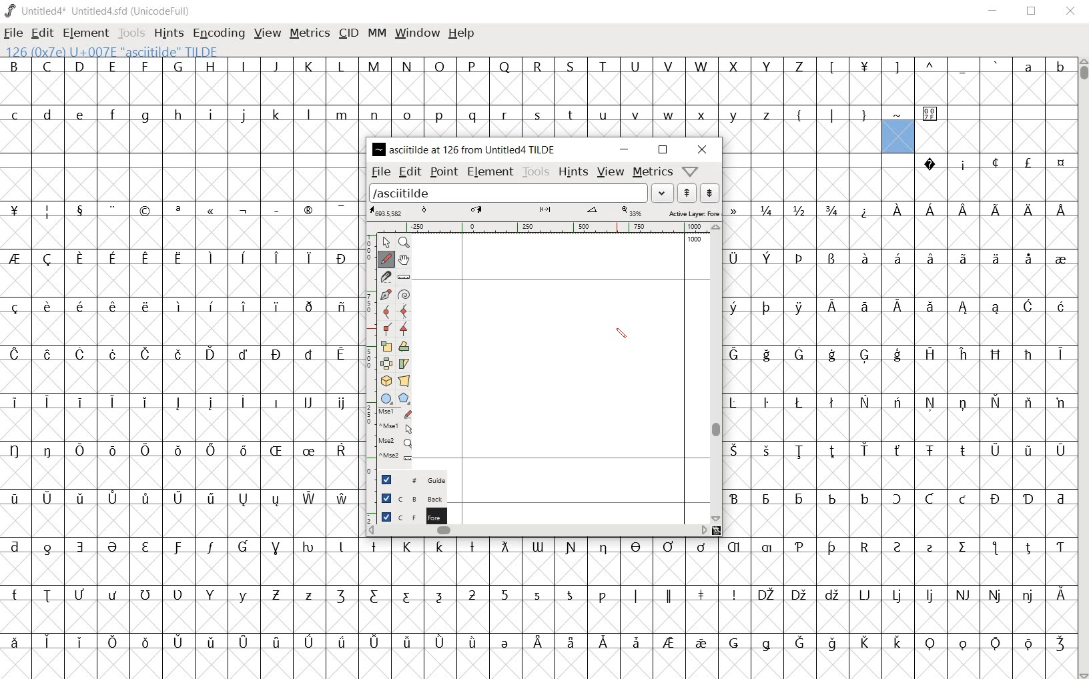 This screenshot has width=1089, height=679. What do you see at coordinates (404, 293) in the screenshot?
I see `change whether spiro is active or not` at bounding box center [404, 293].